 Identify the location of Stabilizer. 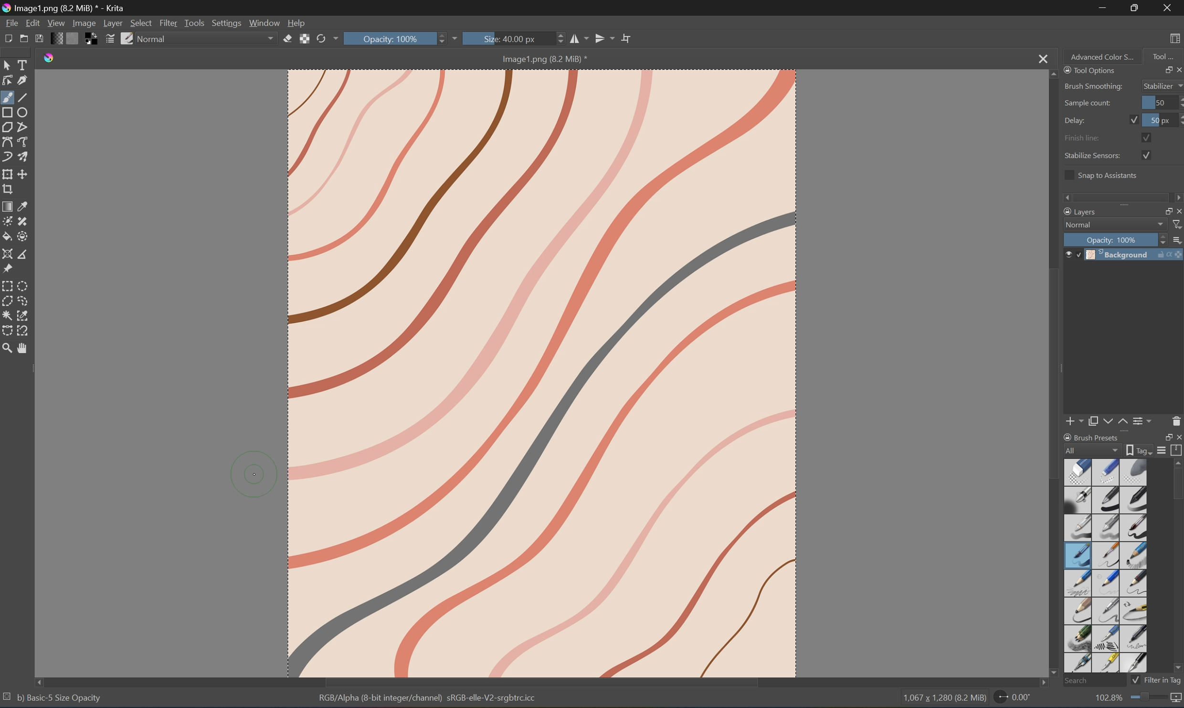
(1163, 85).